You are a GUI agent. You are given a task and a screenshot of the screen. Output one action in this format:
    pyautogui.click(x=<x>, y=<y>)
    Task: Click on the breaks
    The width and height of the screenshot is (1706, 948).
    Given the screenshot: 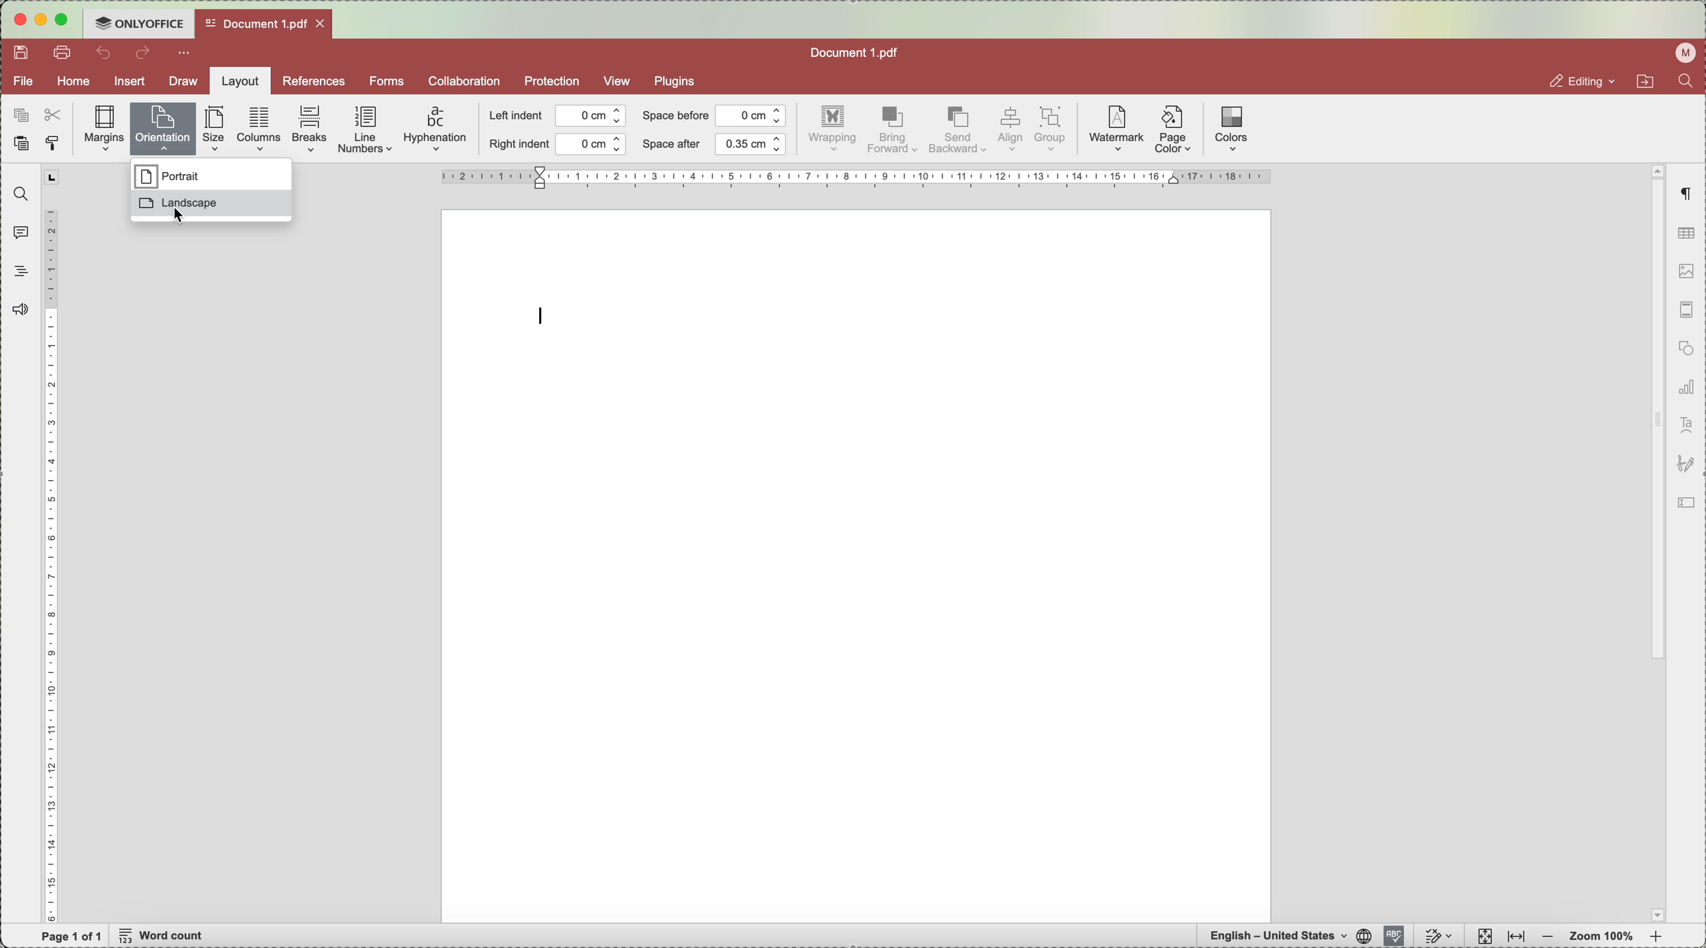 What is the action you would take?
    pyautogui.click(x=311, y=130)
    